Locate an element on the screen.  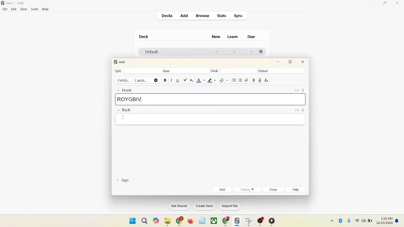
unordered list is located at coordinates (234, 79).